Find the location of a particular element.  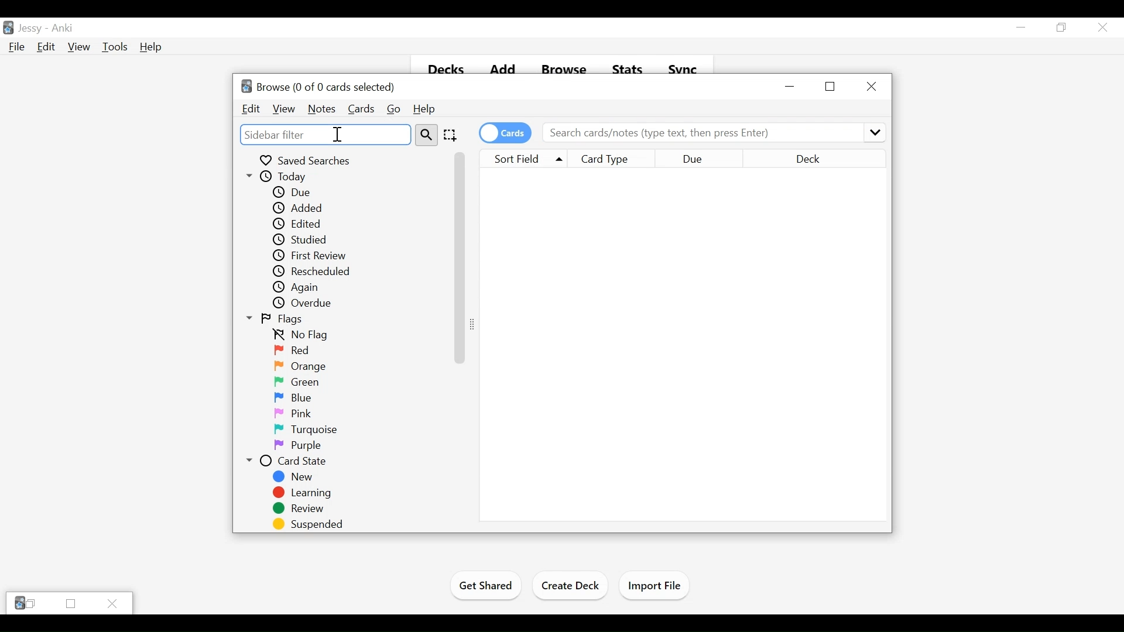

Close is located at coordinates (113, 603).